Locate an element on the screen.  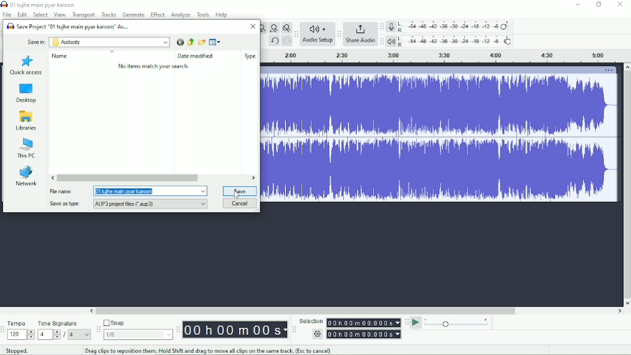
Play-at-speed is located at coordinates (416, 323).